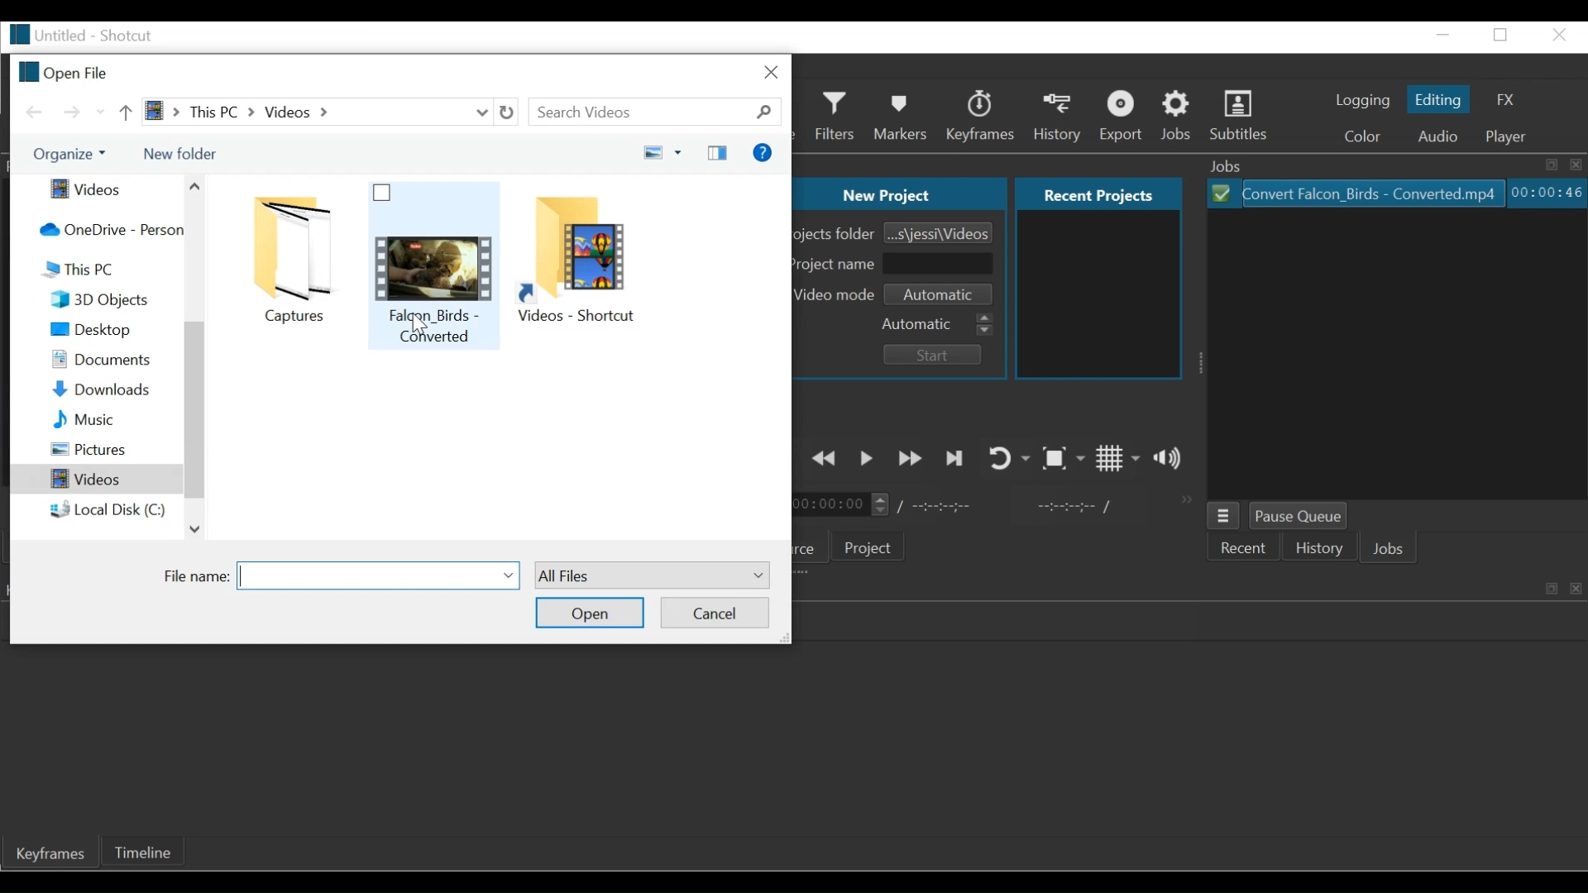 The width and height of the screenshot is (1588, 893). What do you see at coordinates (983, 117) in the screenshot?
I see `Keyframes` at bounding box center [983, 117].